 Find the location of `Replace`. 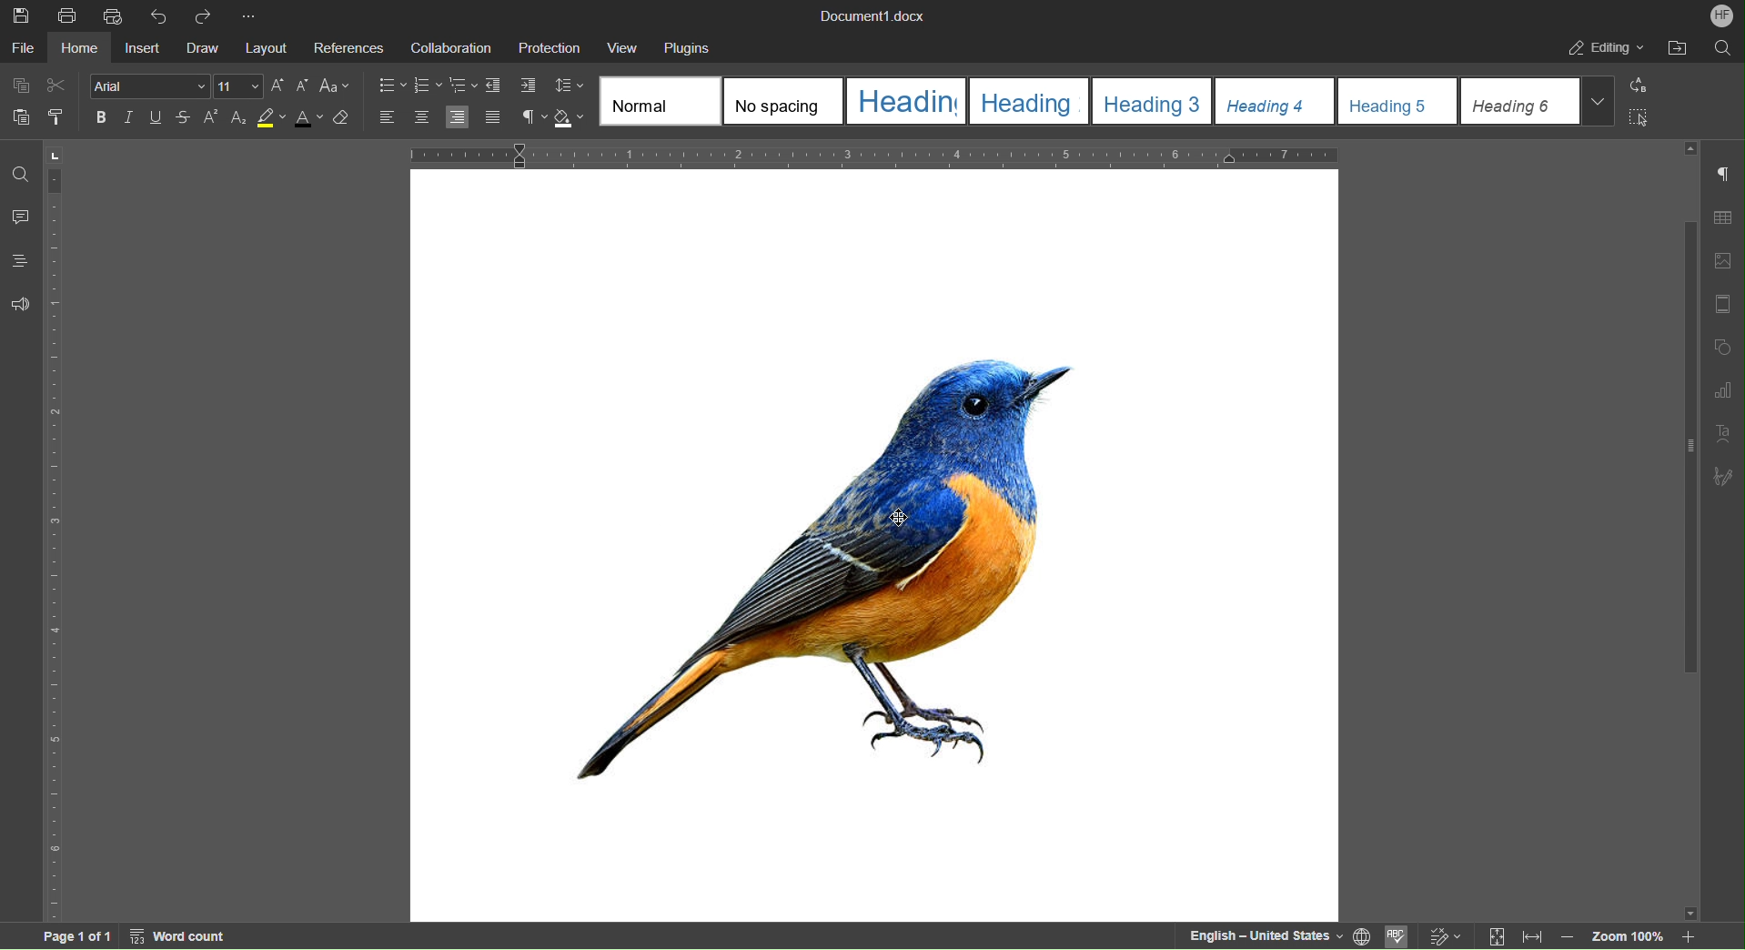

Replace is located at coordinates (1637, 86).